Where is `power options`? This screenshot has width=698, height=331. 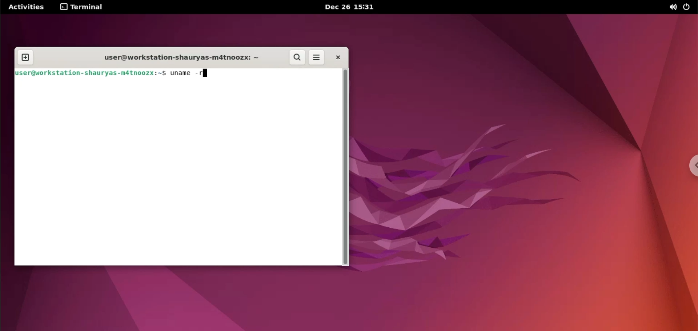
power options is located at coordinates (688, 8).